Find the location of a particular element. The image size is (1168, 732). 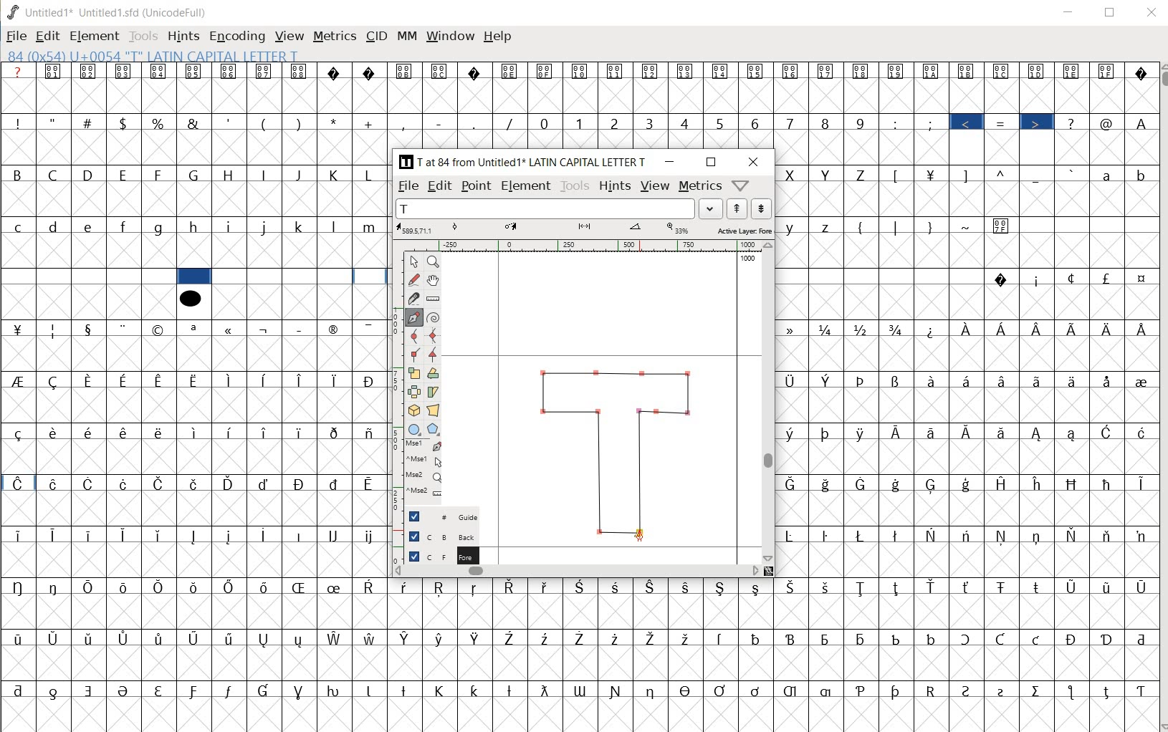

tangent is located at coordinates (435, 353).